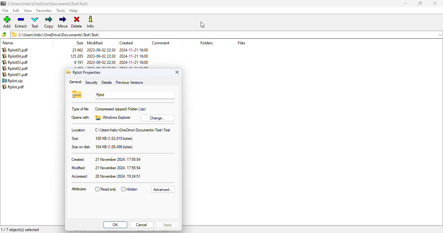  I want to click on tools, so click(61, 10).